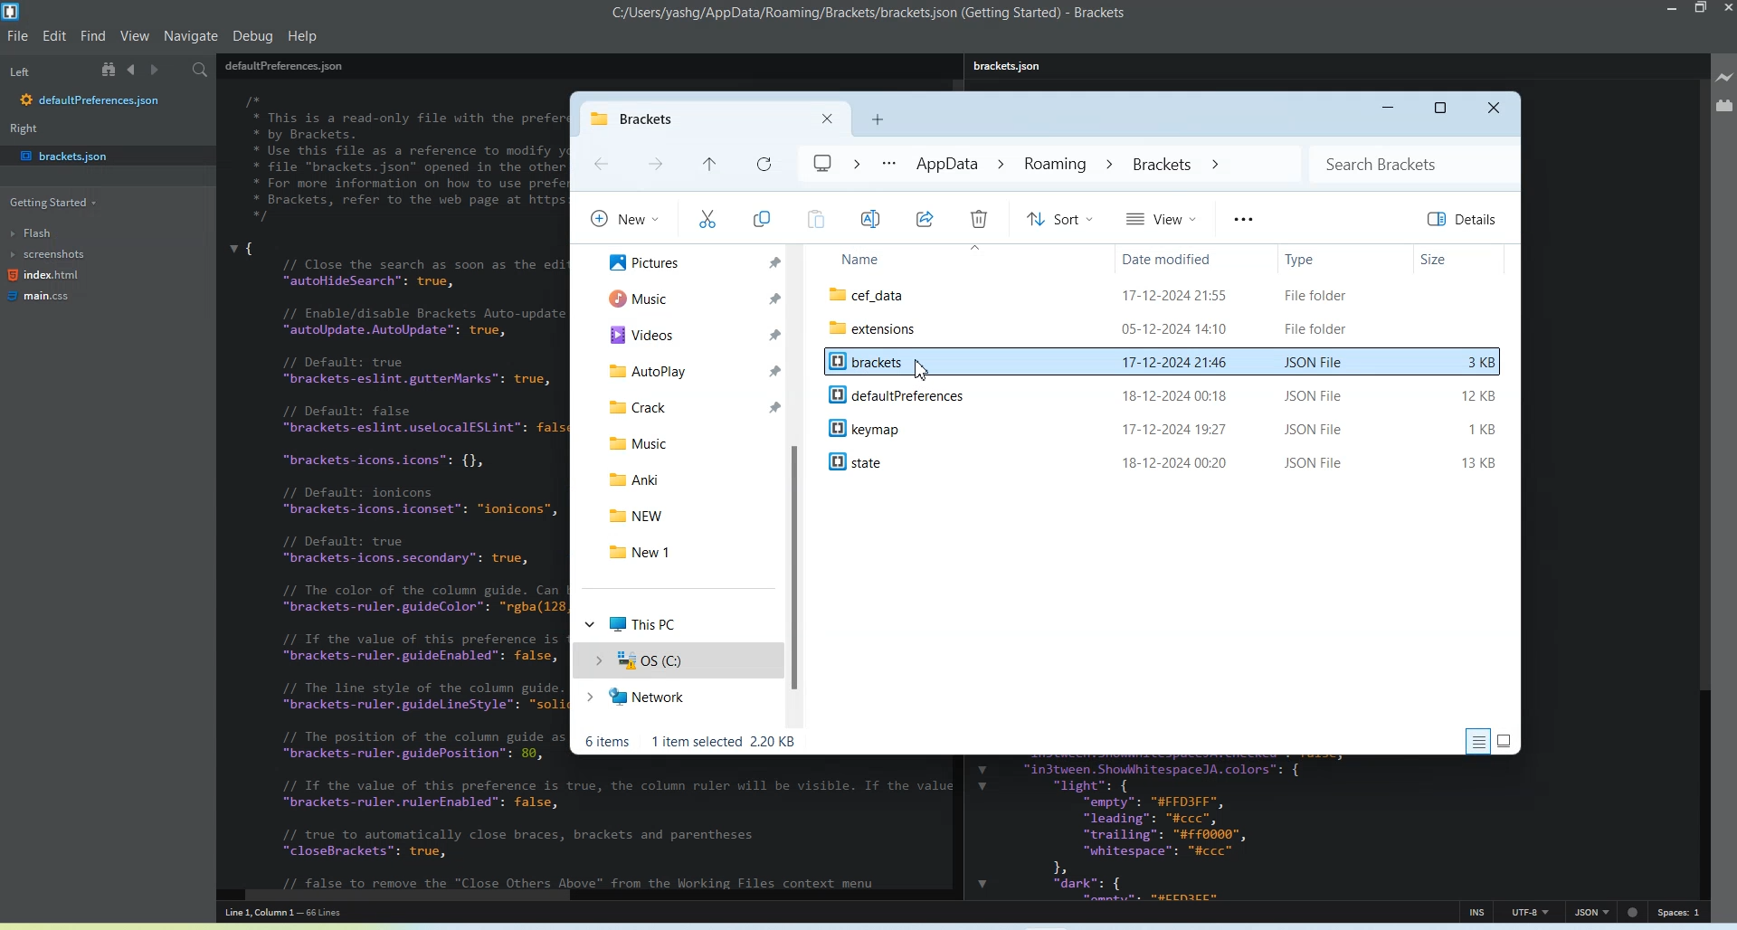 The image size is (1737, 930). I want to click on INS, so click(1477, 911).